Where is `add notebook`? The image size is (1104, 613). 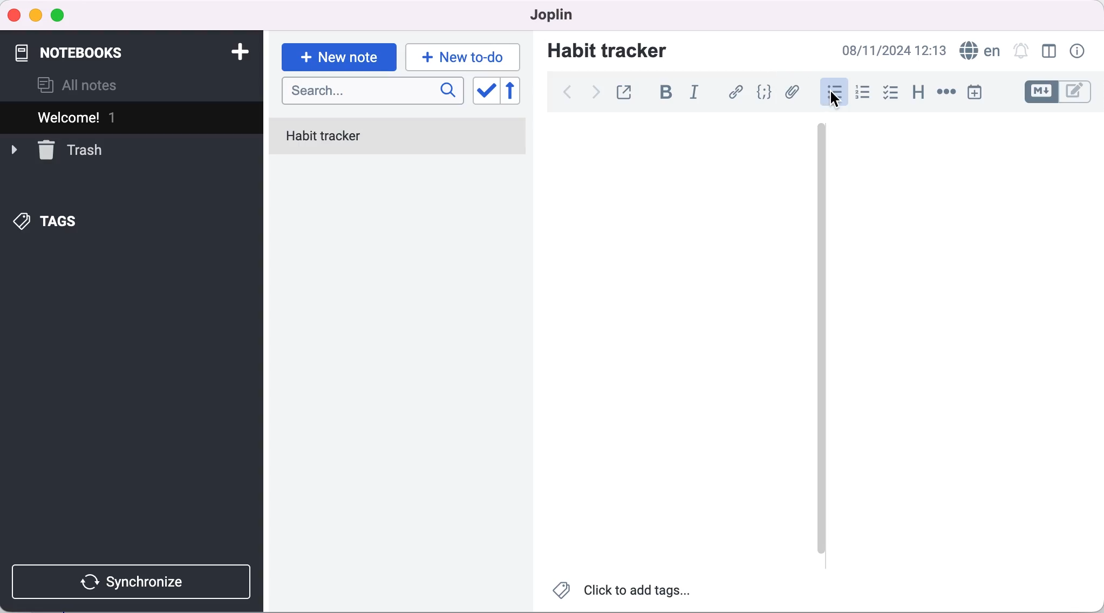 add notebook is located at coordinates (237, 51).